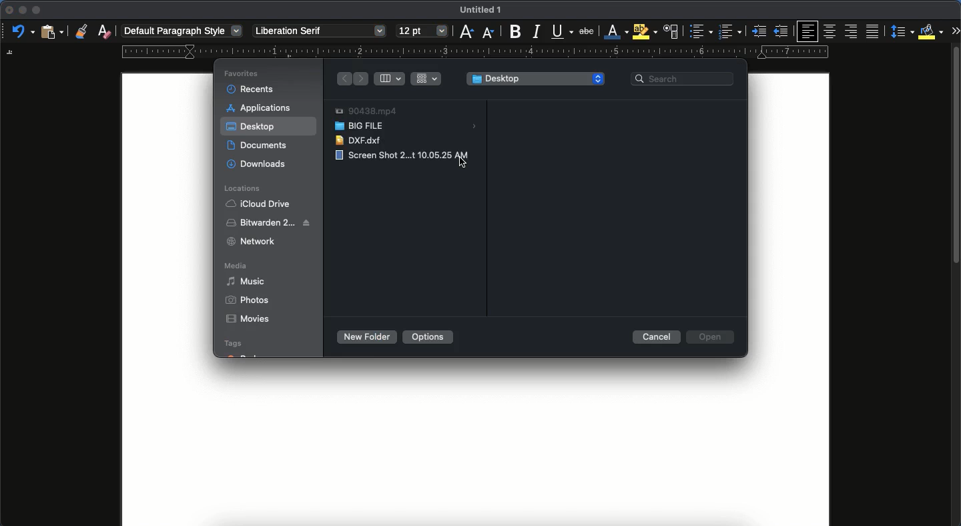  What do you see at coordinates (465, 32) in the screenshot?
I see `increase size` at bounding box center [465, 32].